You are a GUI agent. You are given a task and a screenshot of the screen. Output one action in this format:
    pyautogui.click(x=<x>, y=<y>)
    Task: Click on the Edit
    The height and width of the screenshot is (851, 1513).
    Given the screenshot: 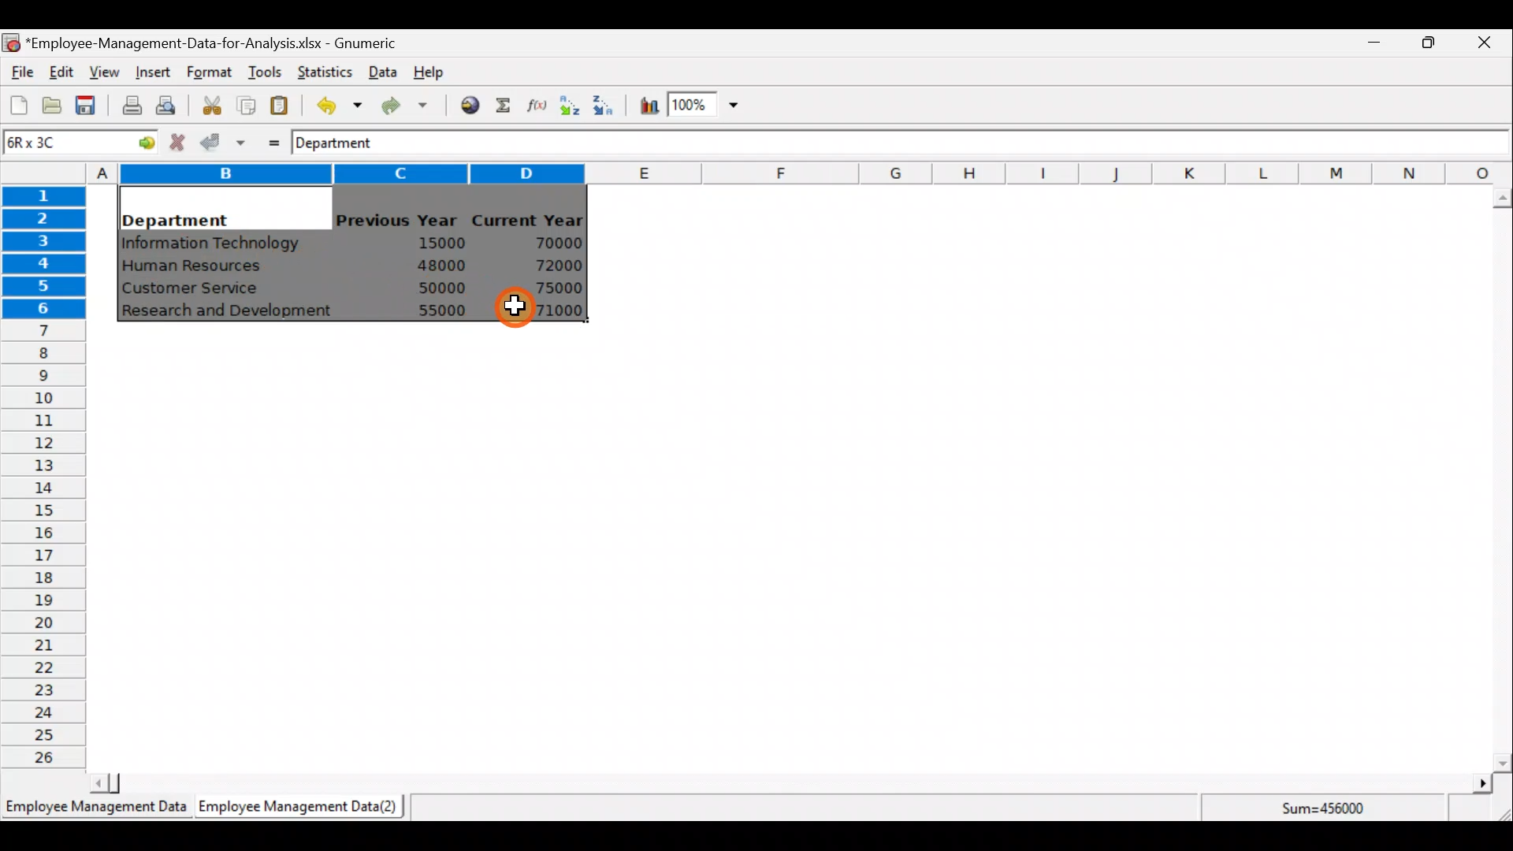 What is the action you would take?
    pyautogui.click(x=62, y=73)
    